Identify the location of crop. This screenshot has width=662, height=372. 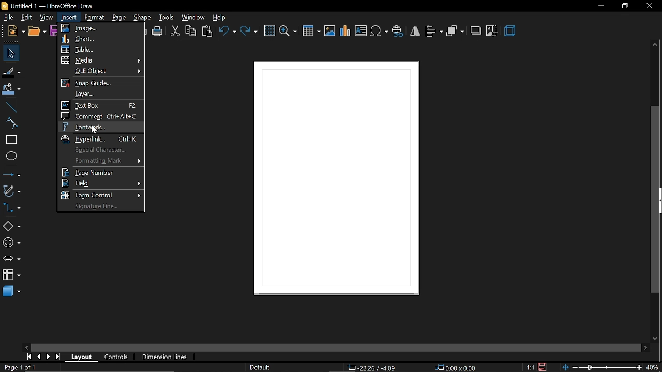
(491, 32).